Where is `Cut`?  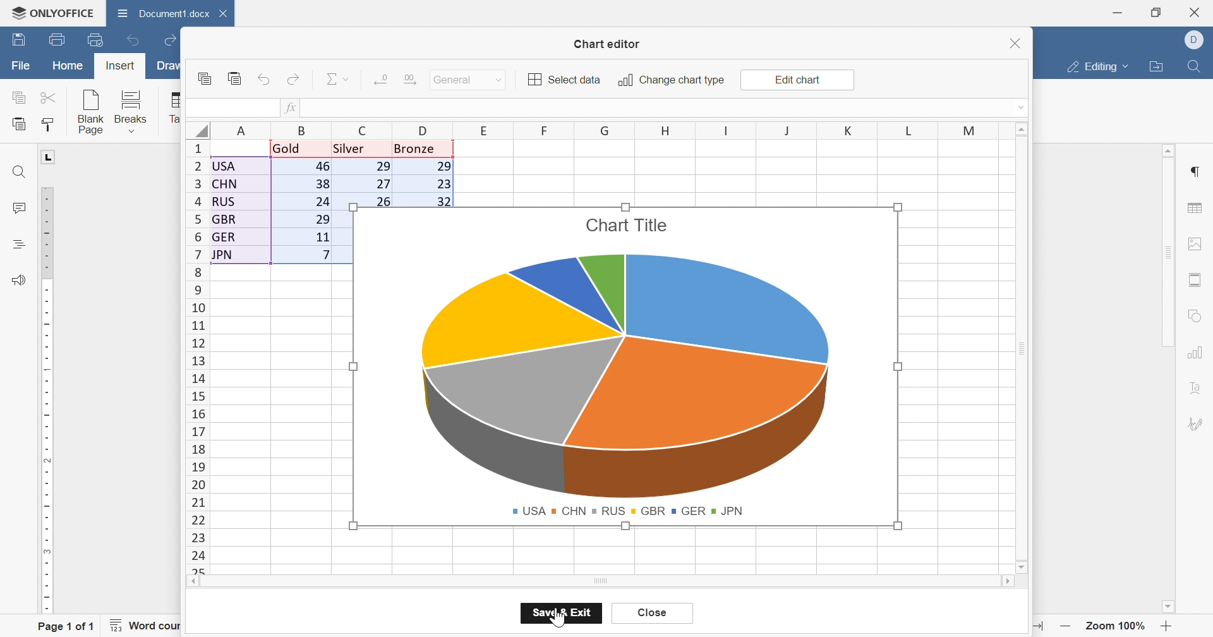 Cut is located at coordinates (51, 97).